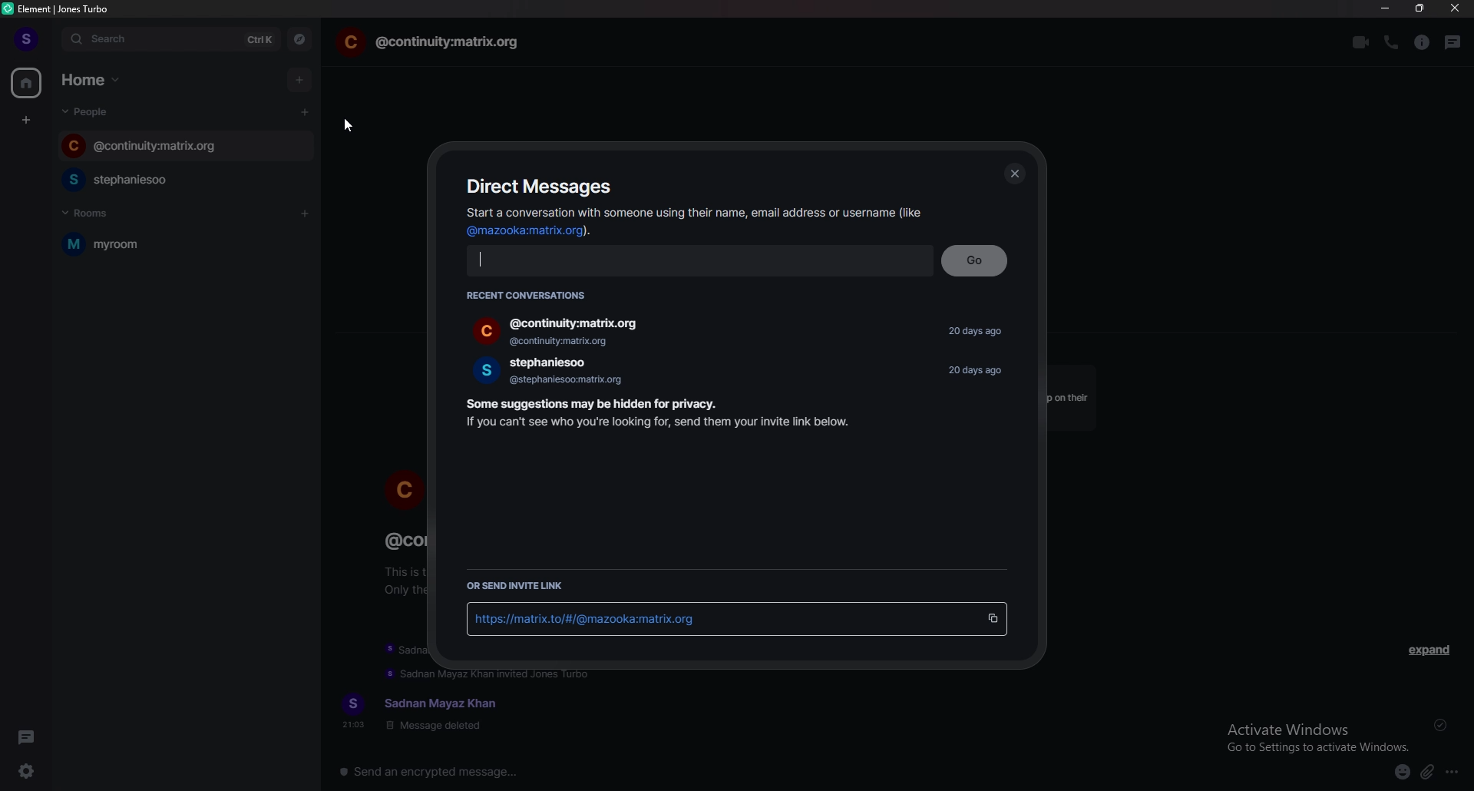 The width and height of the screenshot is (1474, 791). Describe the element at coordinates (1385, 8) in the screenshot. I see `minimize` at that location.